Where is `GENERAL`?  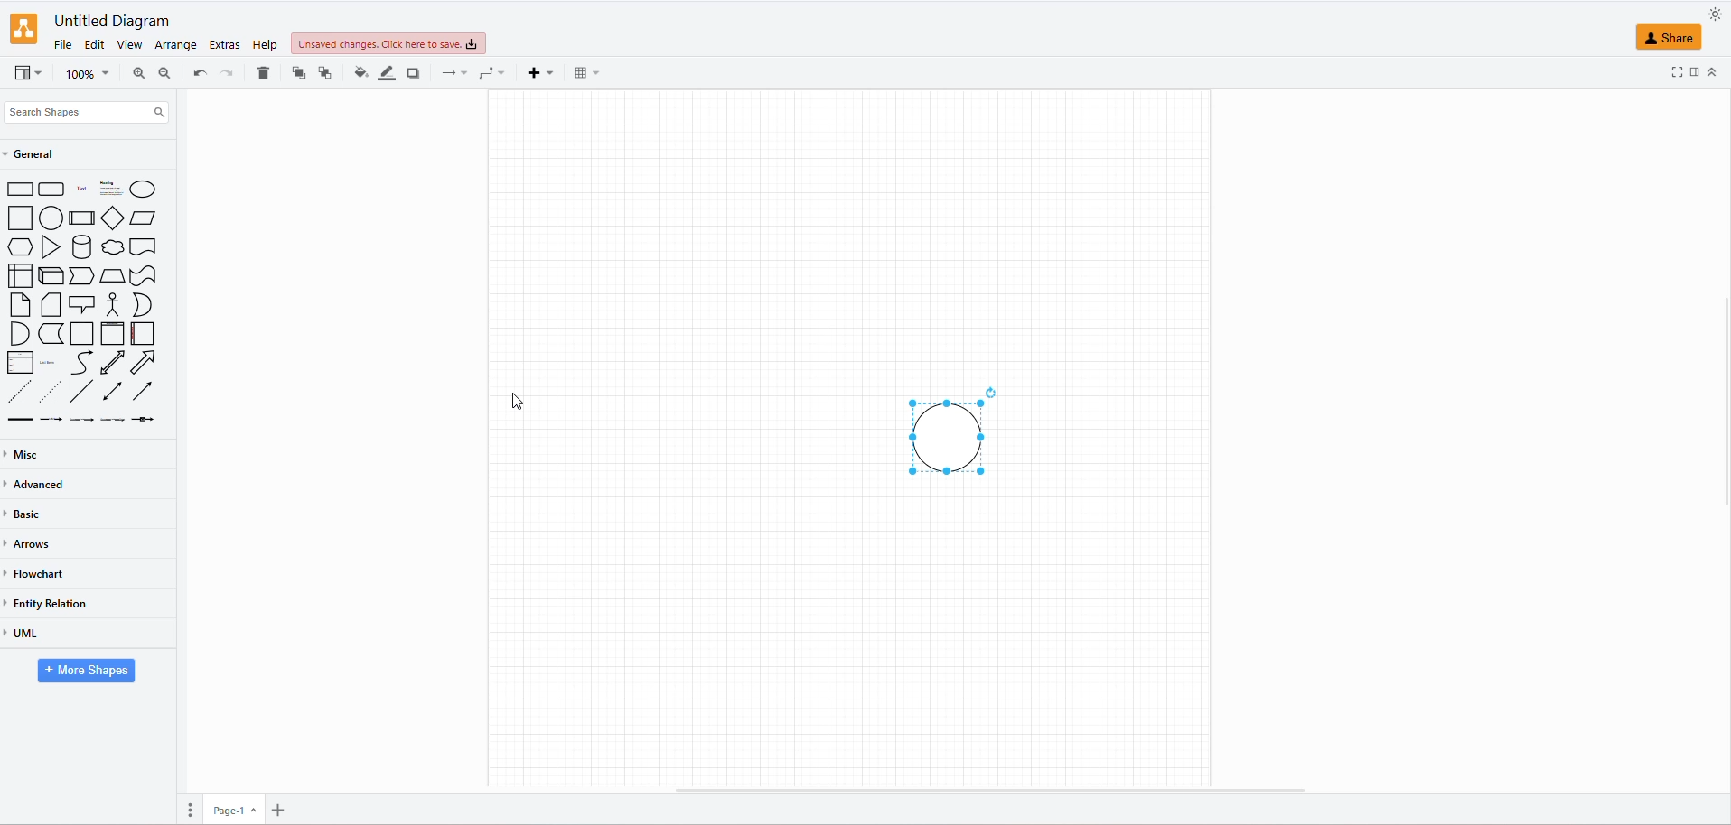
GENERAL is located at coordinates (34, 154).